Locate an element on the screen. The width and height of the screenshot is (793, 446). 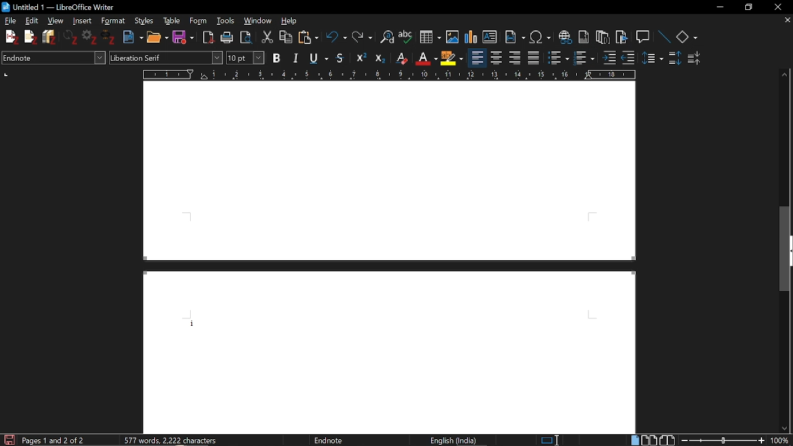
Font style is located at coordinates (166, 58).